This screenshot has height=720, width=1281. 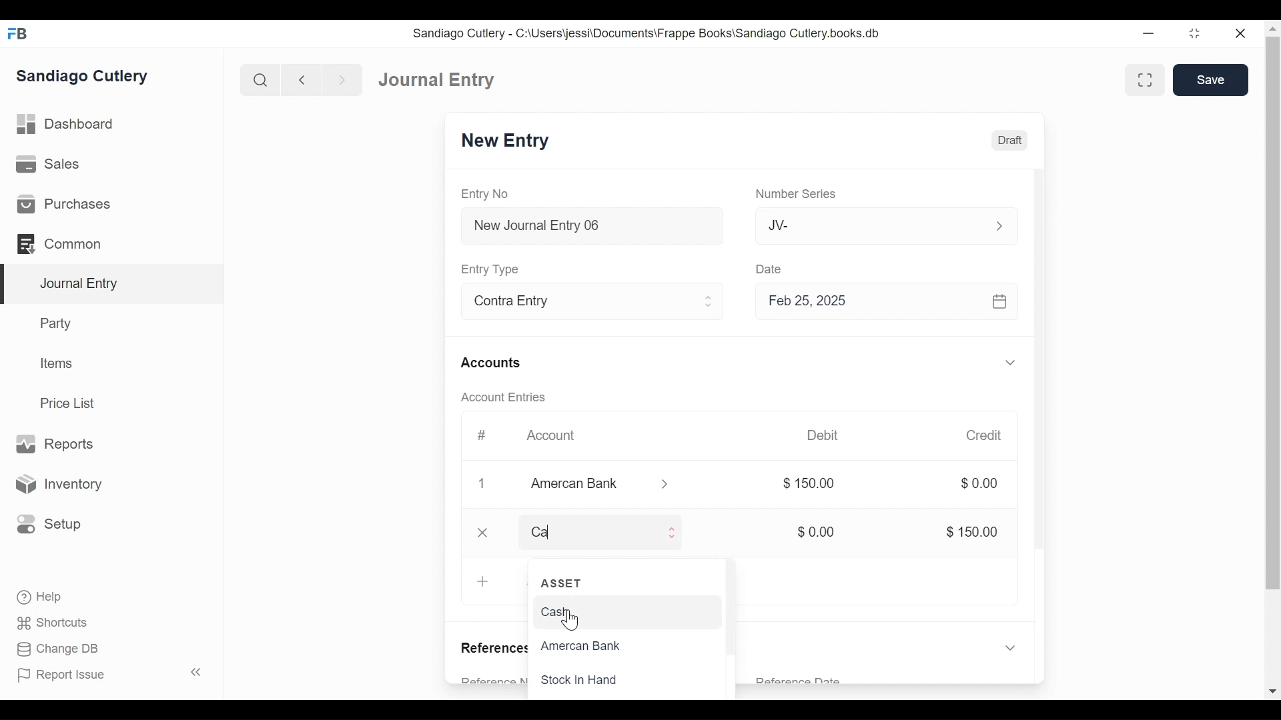 What do you see at coordinates (1209, 79) in the screenshot?
I see `Save` at bounding box center [1209, 79].